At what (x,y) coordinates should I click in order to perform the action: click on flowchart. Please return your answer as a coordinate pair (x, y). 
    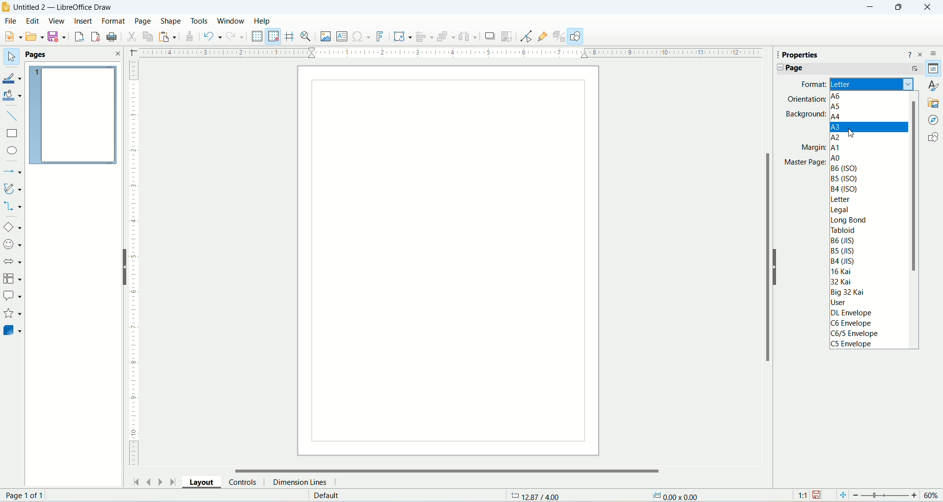
    Looking at the image, I should click on (12, 279).